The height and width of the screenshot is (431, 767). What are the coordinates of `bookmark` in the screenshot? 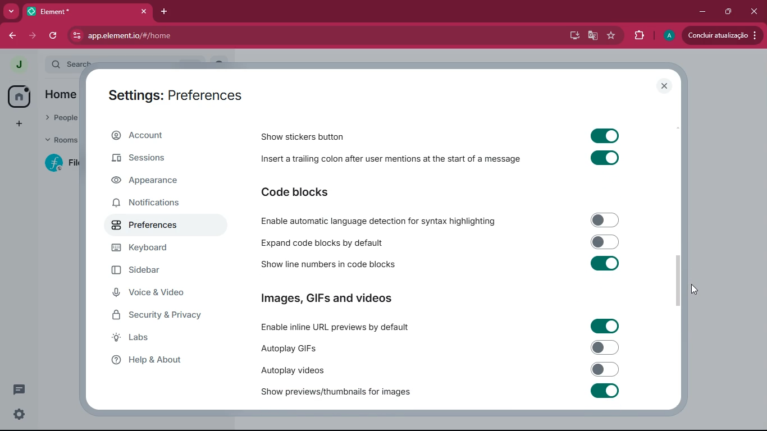 It's located at (611, 36).